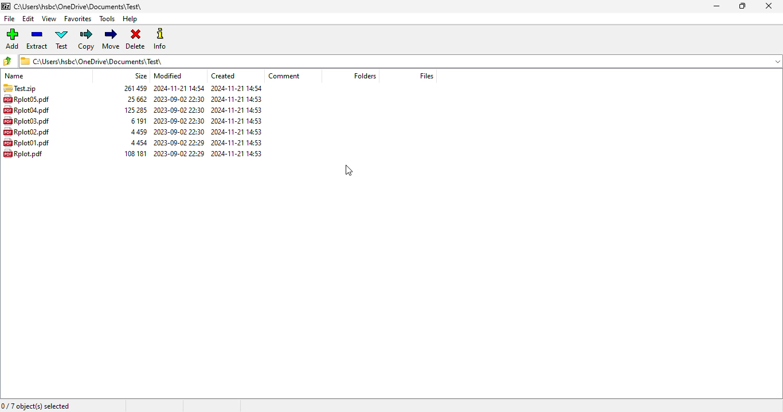 The image size is (783, 412). What do you see at coordinates (62, 39) in the screenshot?
I see `test` at bounding box center [62, 39].